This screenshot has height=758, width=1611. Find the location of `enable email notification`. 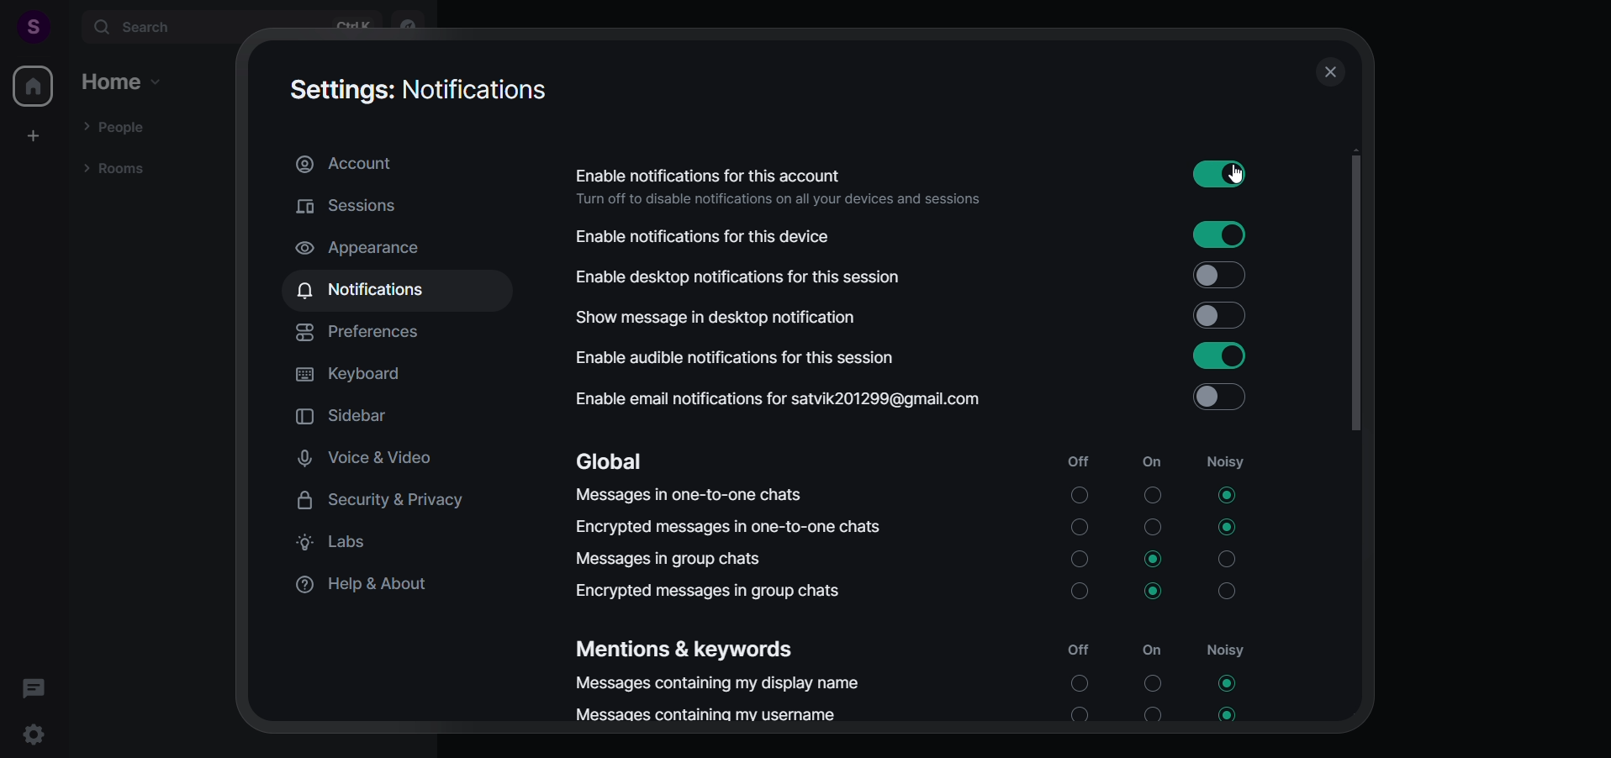

enable email notification is located at coordinates (938, 399).